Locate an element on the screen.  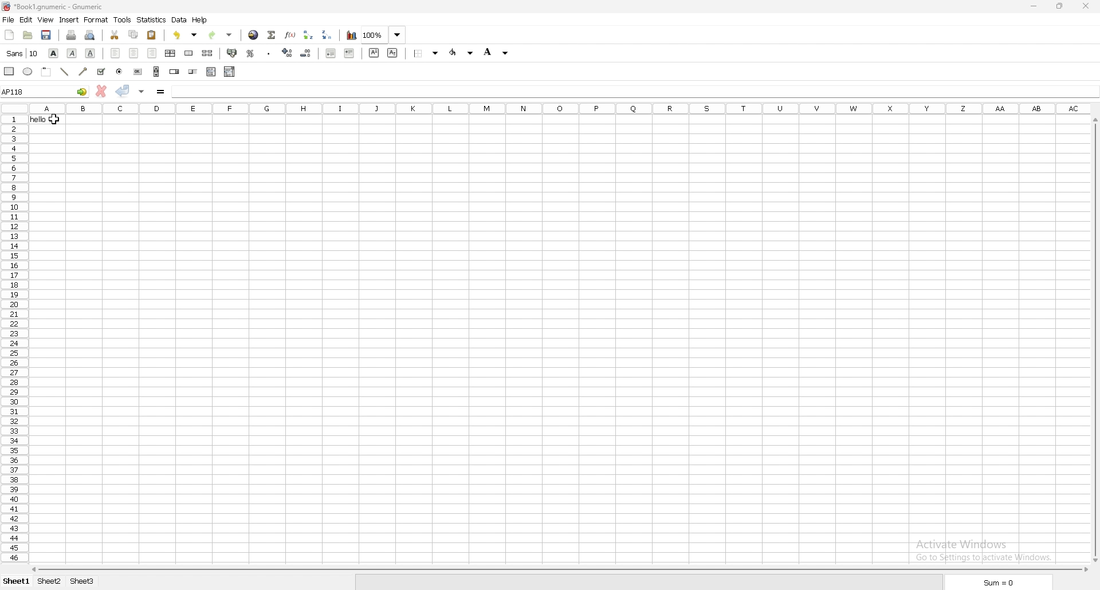
sum=0 is located at coordinates (999, 581).